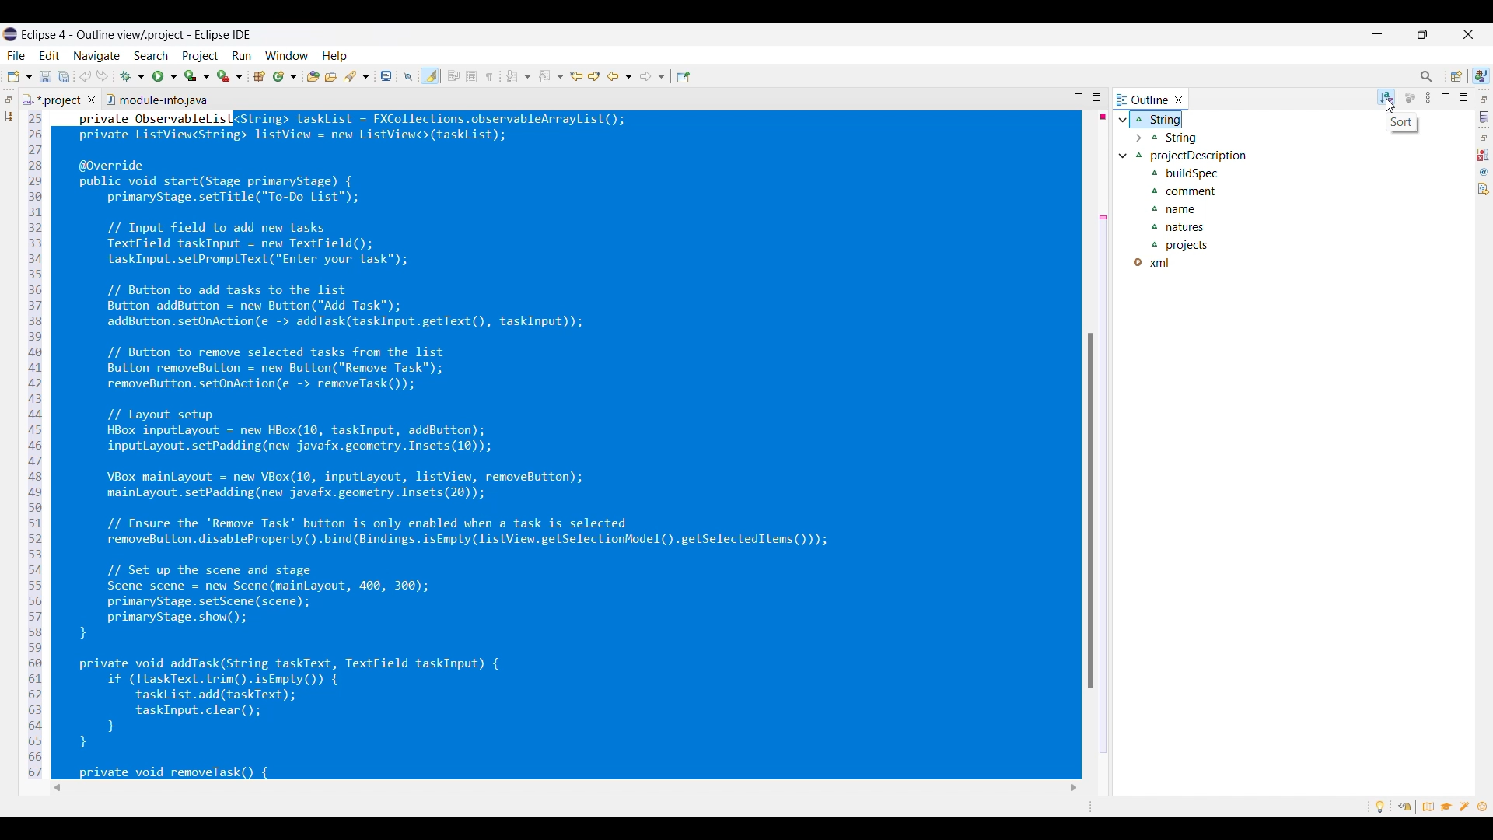 The height and width of the screenshot is (840, 1493). Describe the element at coordinates (357, 76) in the screenshot. I see `Search options` at that location.